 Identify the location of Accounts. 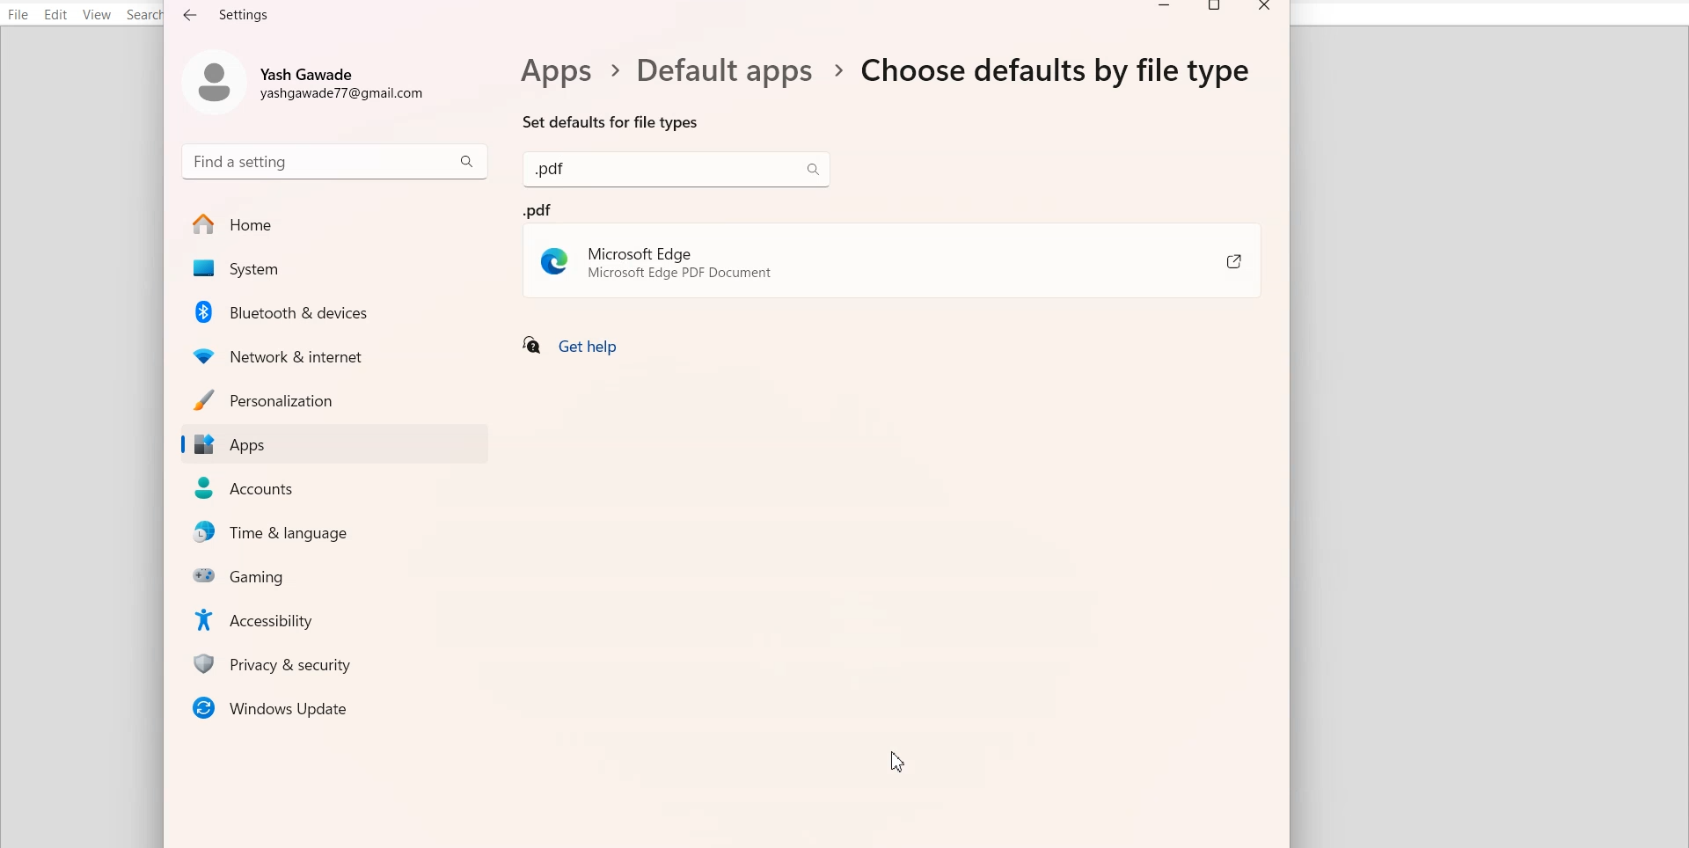
(336, 488).